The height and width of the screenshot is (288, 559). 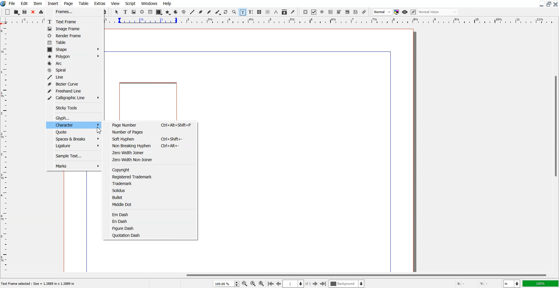 I want to click on Zoom In, so click(x=261, y=283).